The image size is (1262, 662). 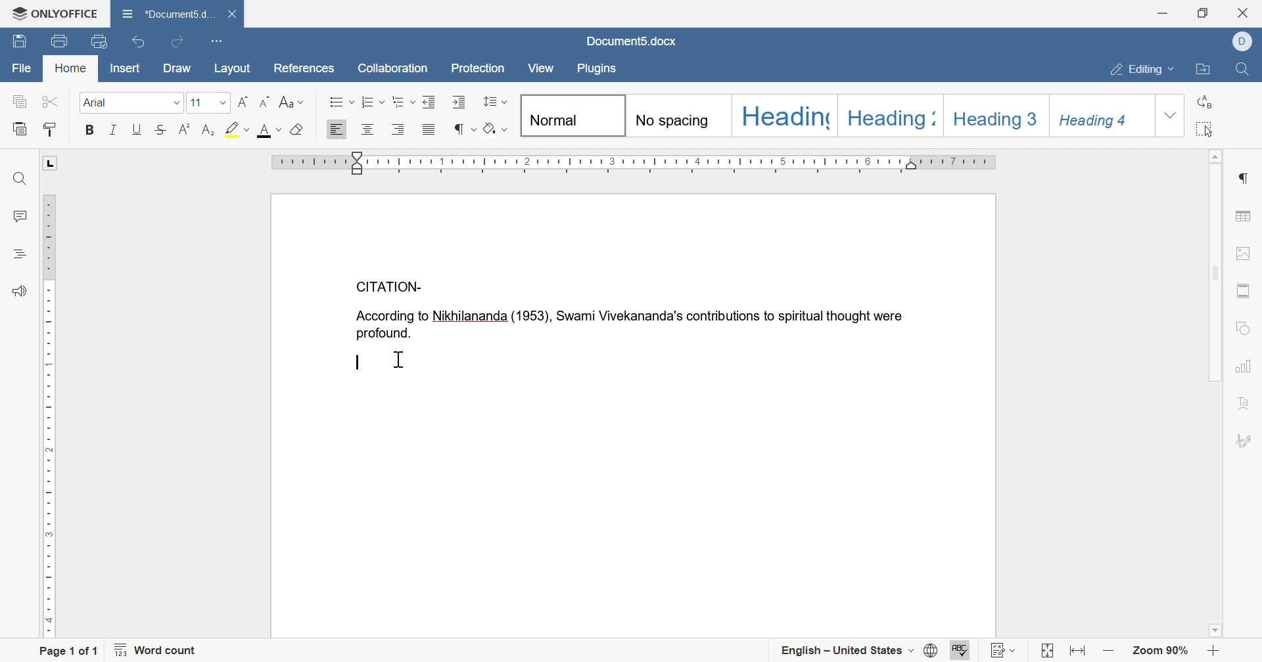 I want to click on file, so click(x=19, y=67).